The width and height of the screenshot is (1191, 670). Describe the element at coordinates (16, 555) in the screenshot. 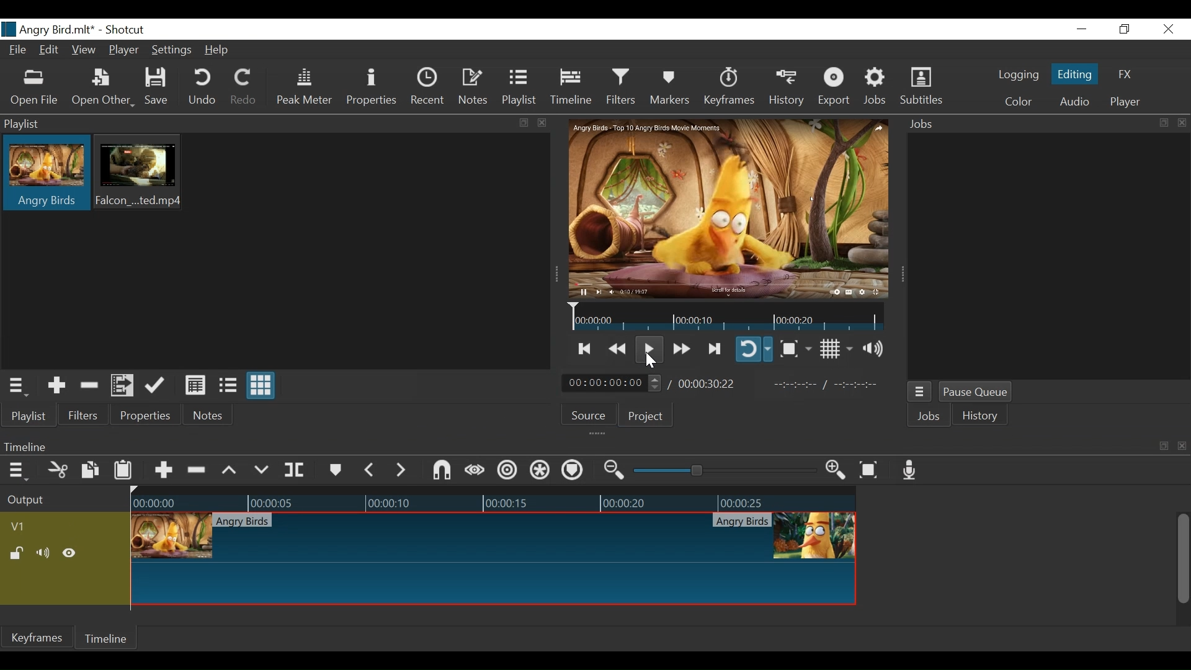

I see `(un)lock track` at that location.